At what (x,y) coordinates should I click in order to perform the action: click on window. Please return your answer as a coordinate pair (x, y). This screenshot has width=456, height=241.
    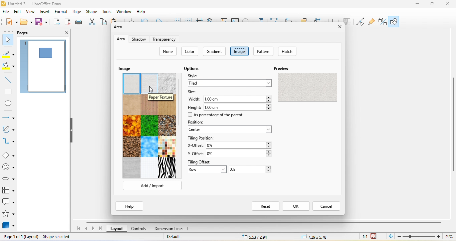
    Looking at the image, I should click on (125, 12).